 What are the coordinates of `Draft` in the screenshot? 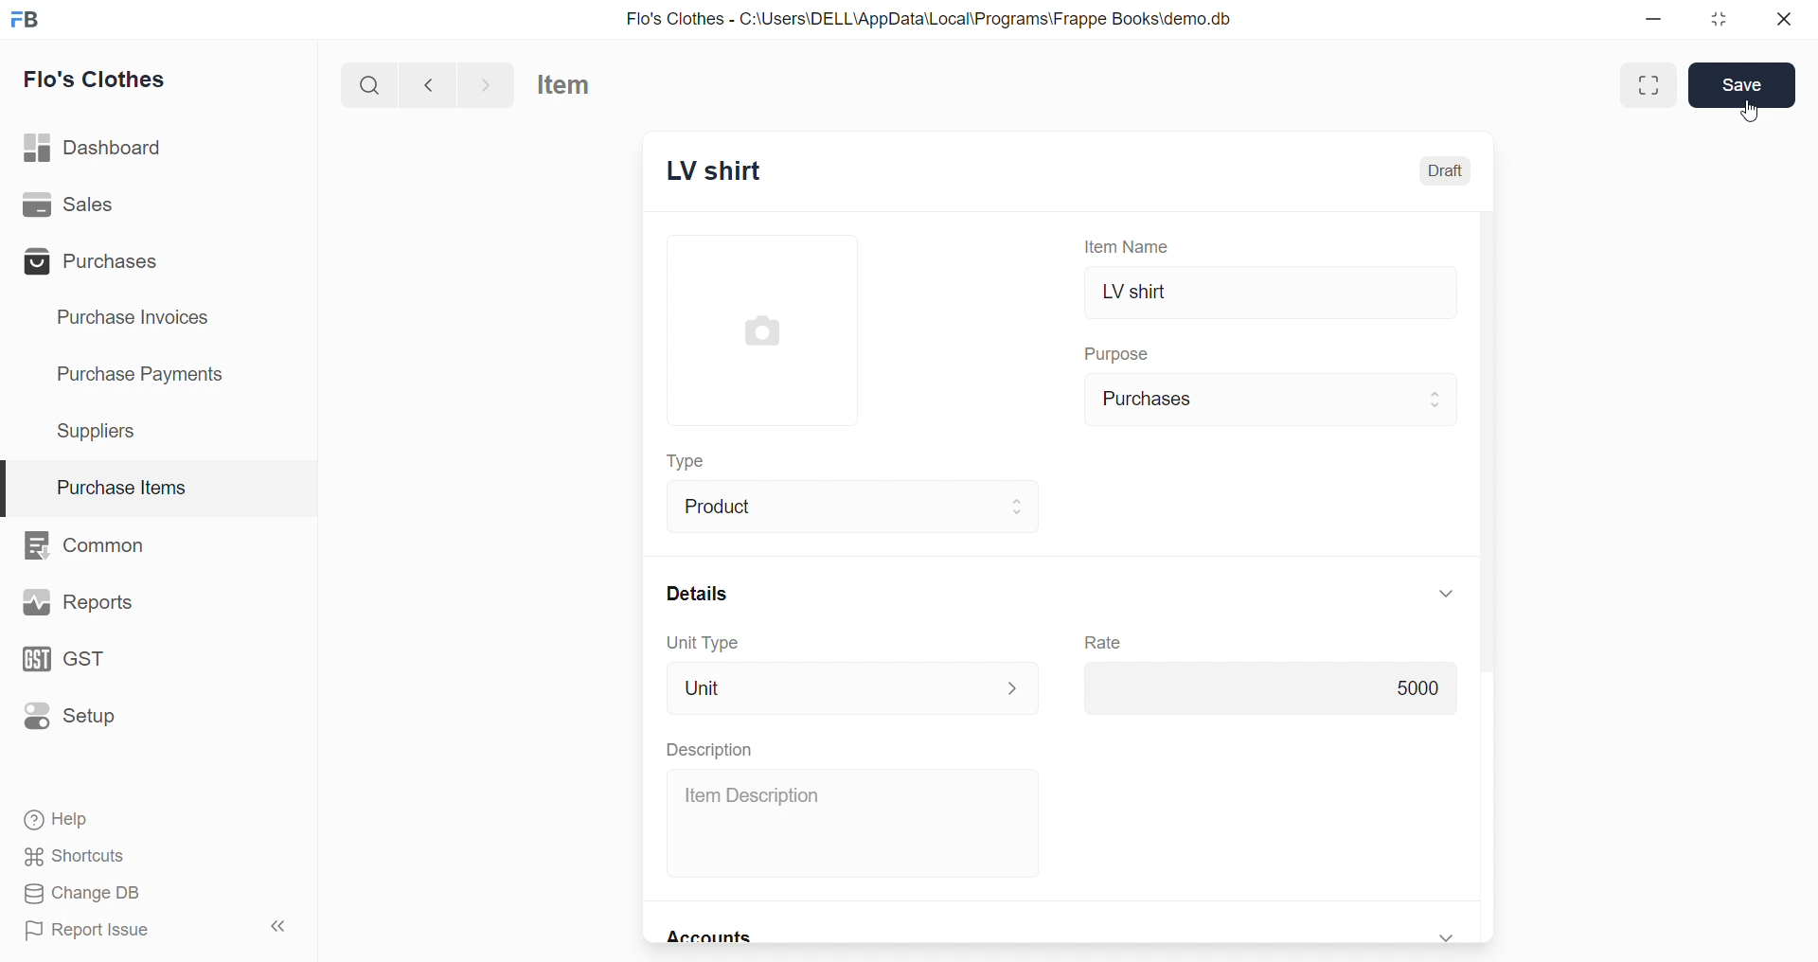 It's located at (1448, 170).